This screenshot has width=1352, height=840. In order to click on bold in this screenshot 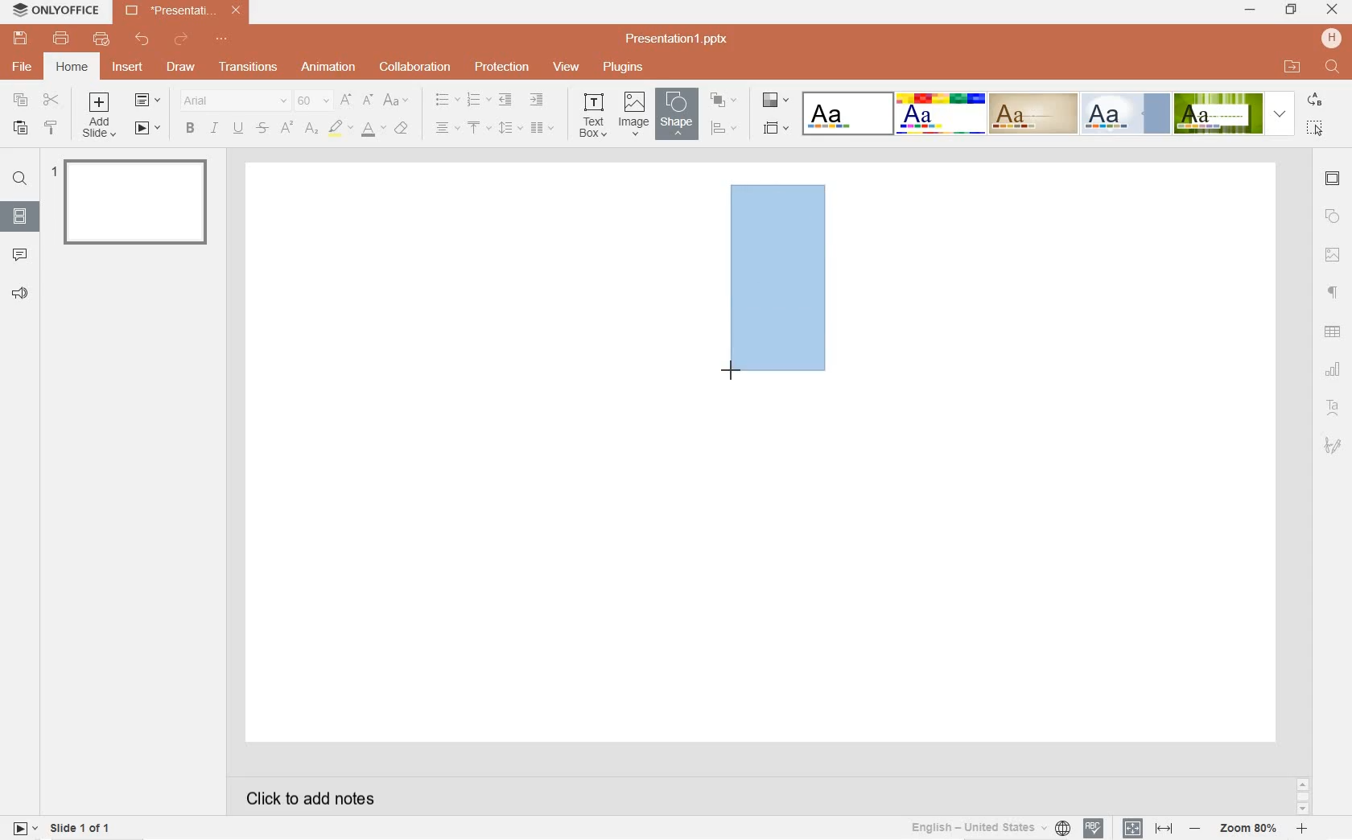, I will do `click(189, 128)`.